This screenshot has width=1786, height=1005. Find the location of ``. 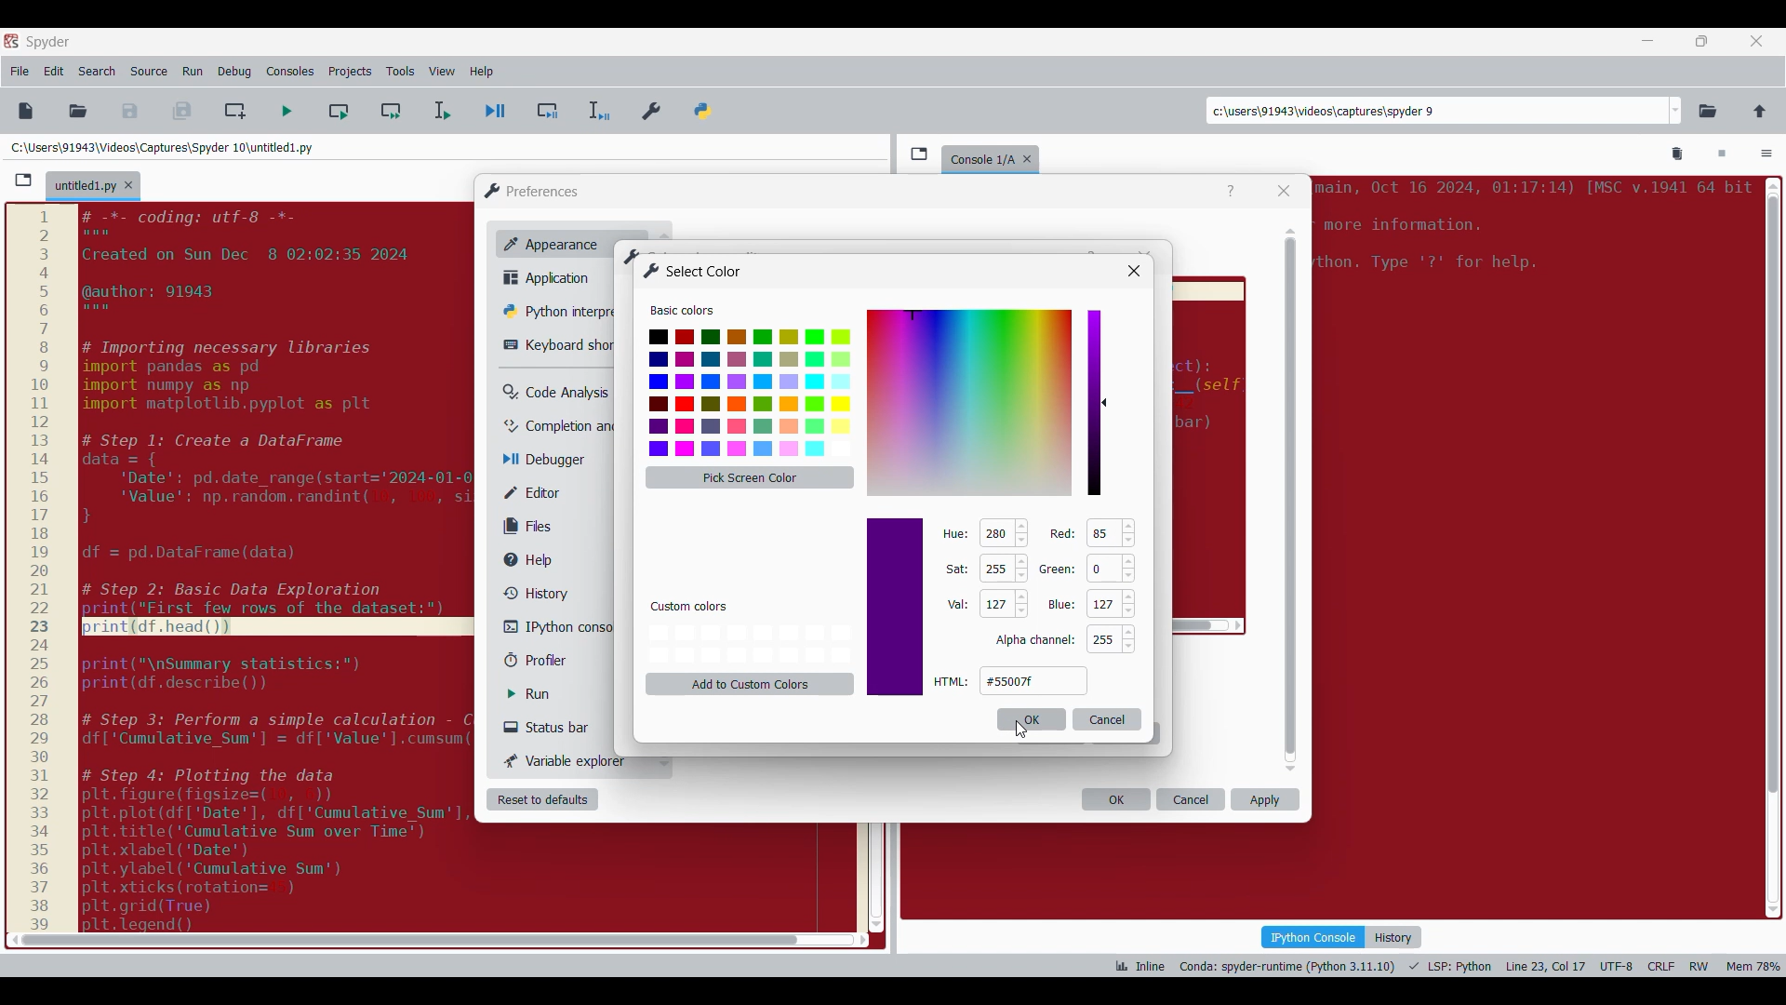

 is located at coordinates (1035, 640).